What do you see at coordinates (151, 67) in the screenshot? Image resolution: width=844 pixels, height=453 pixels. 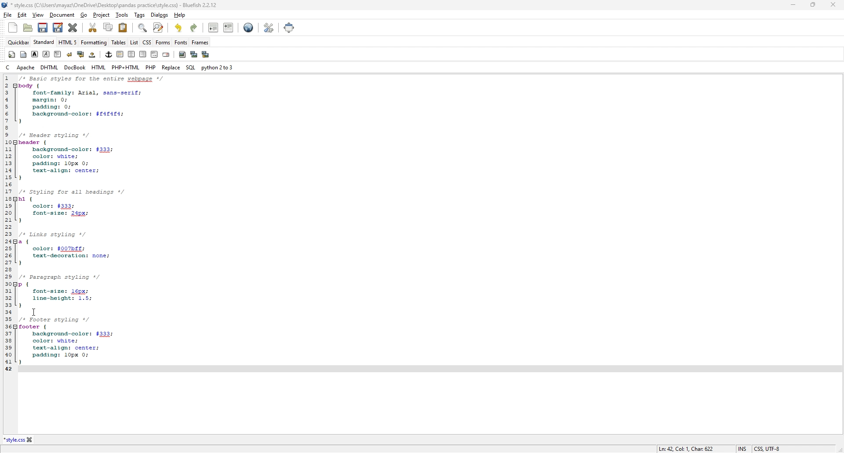 I see `php` at bounding box center [151, 67].